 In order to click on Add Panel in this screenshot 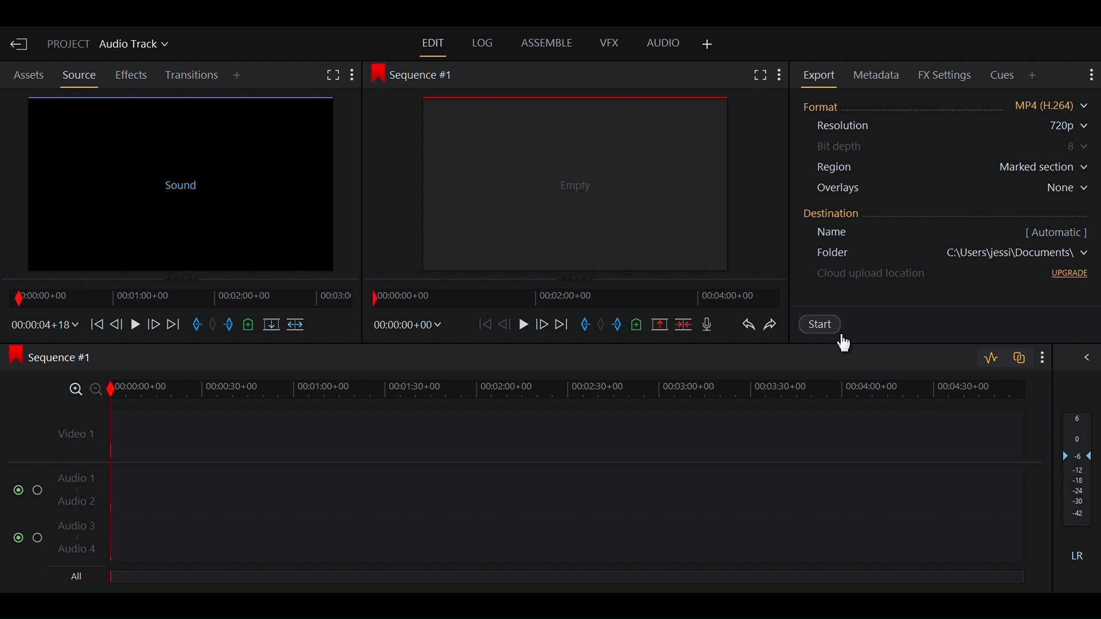, I will do `click(239, 76)`.